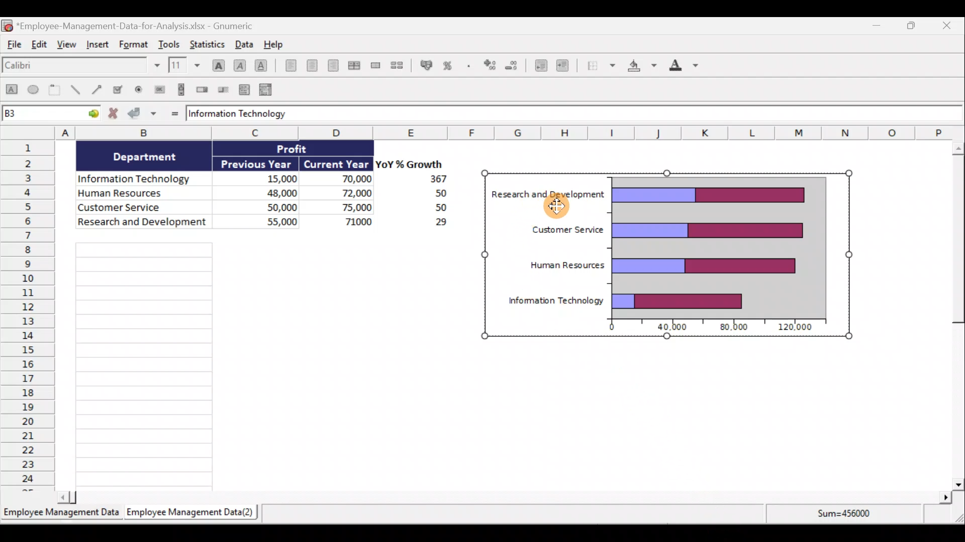 The height and width of the screenshot is (542, 965). Describe the element at coordinates (356, 65) in the screenshot. I see `Centre horizontally across the selection` at that location.